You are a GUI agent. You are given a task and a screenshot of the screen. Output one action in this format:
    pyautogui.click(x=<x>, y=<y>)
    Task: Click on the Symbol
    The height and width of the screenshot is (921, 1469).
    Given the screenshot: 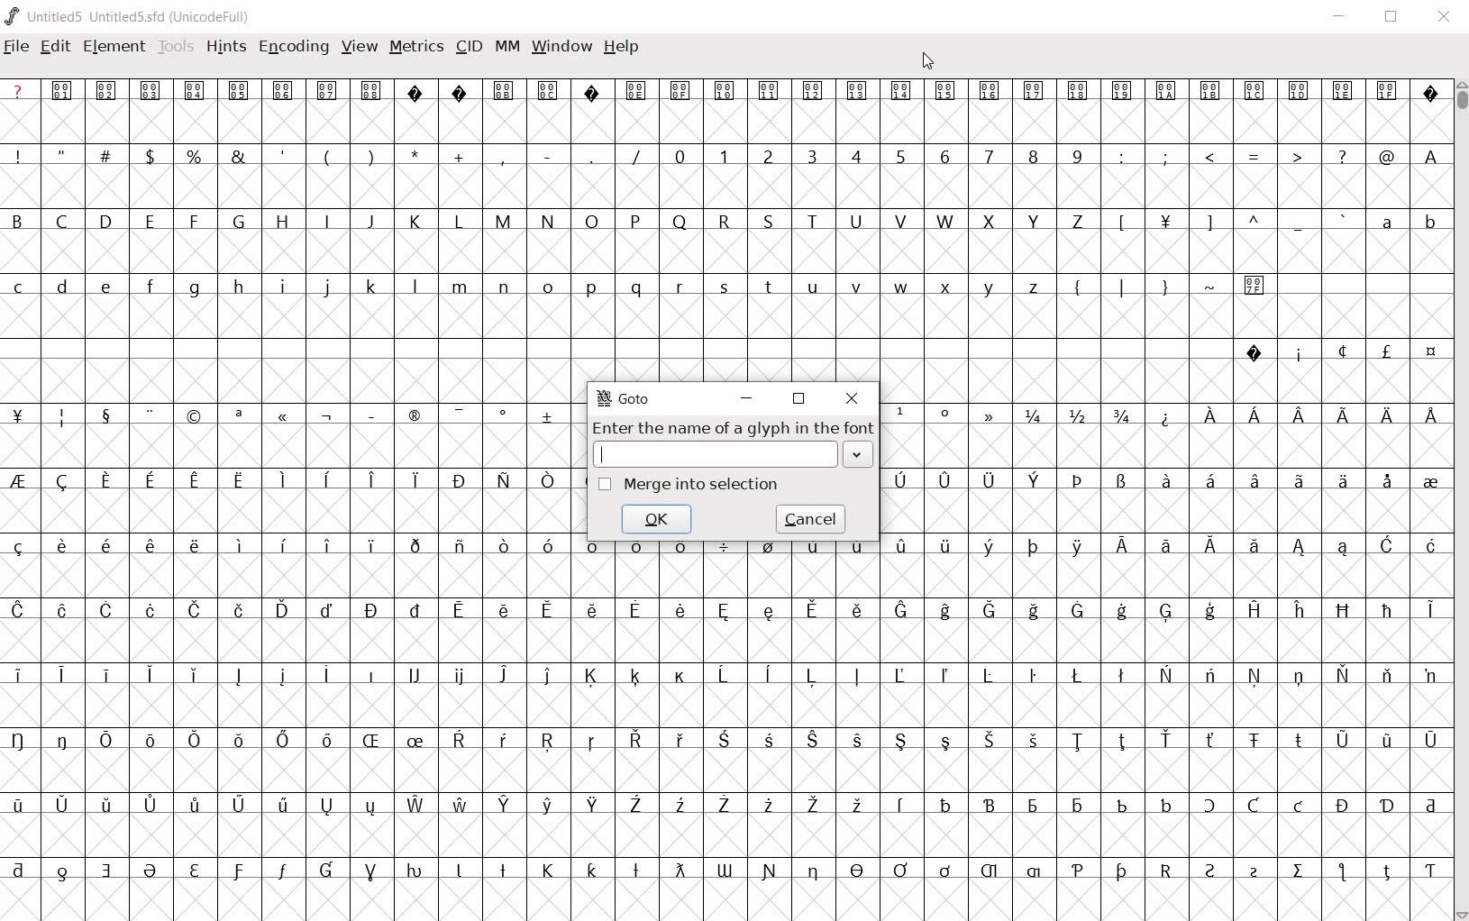 What is the action you would take?
    pyautogui.click(x=502, y=611)
    